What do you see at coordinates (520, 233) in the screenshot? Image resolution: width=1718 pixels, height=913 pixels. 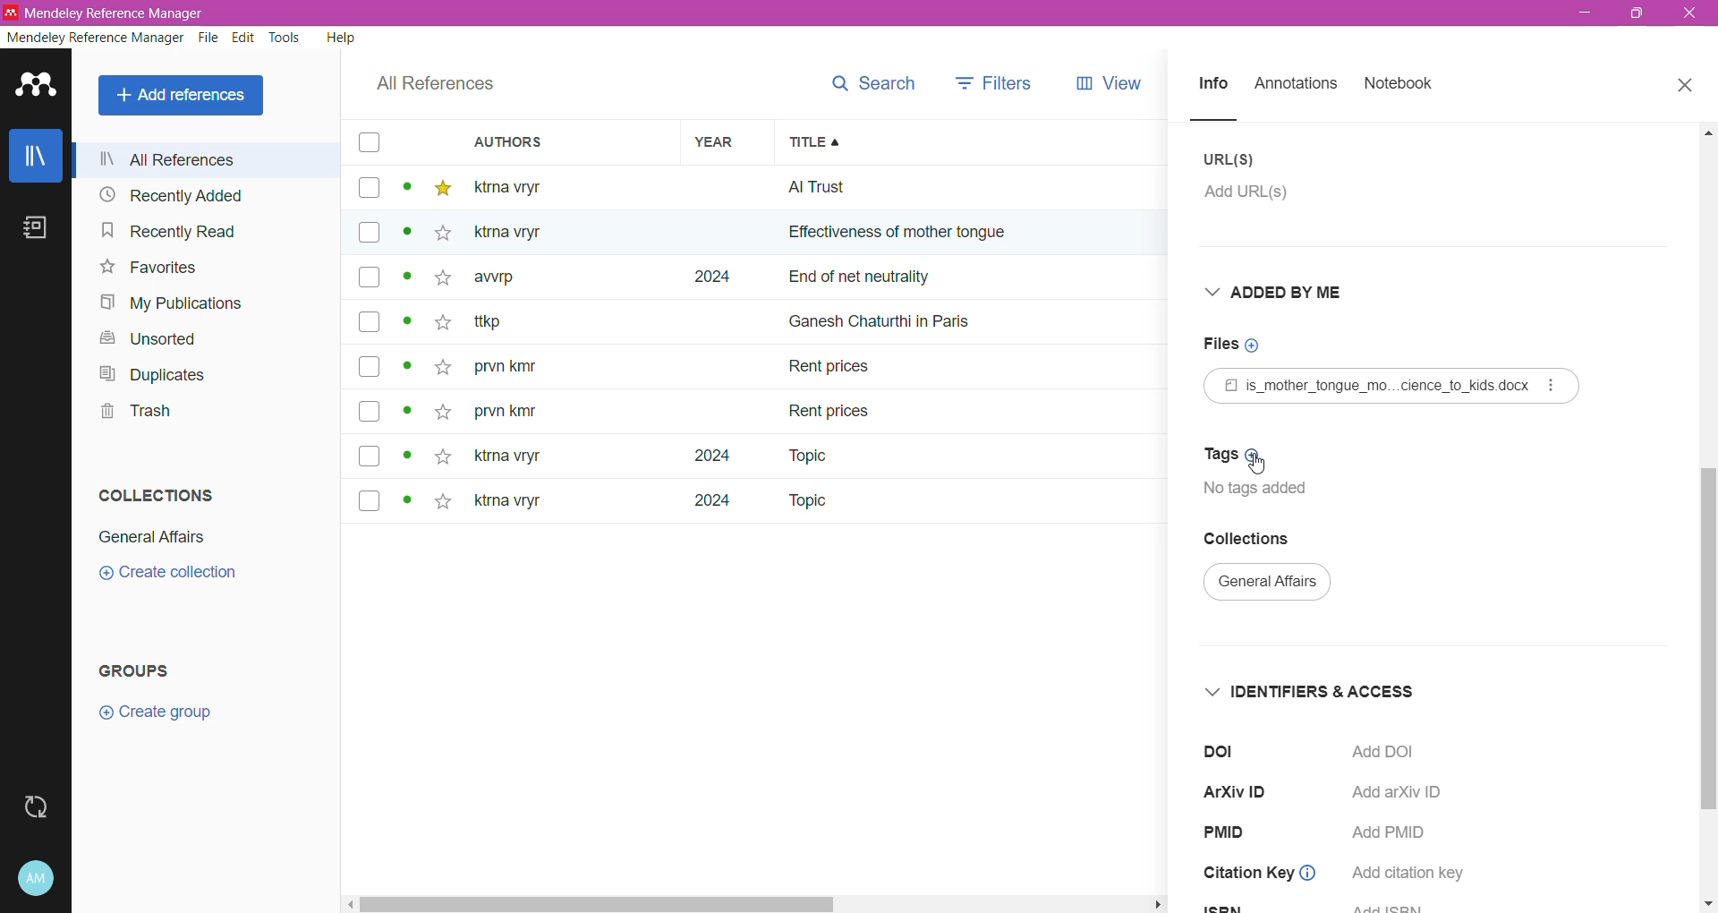 I see `` at bounding box center [520, 233].